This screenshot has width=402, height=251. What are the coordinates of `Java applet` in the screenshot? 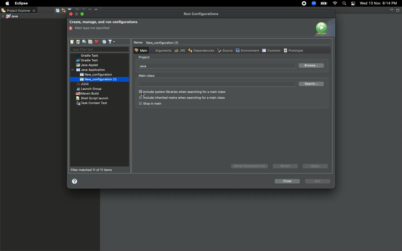 It's located at (88, 65).